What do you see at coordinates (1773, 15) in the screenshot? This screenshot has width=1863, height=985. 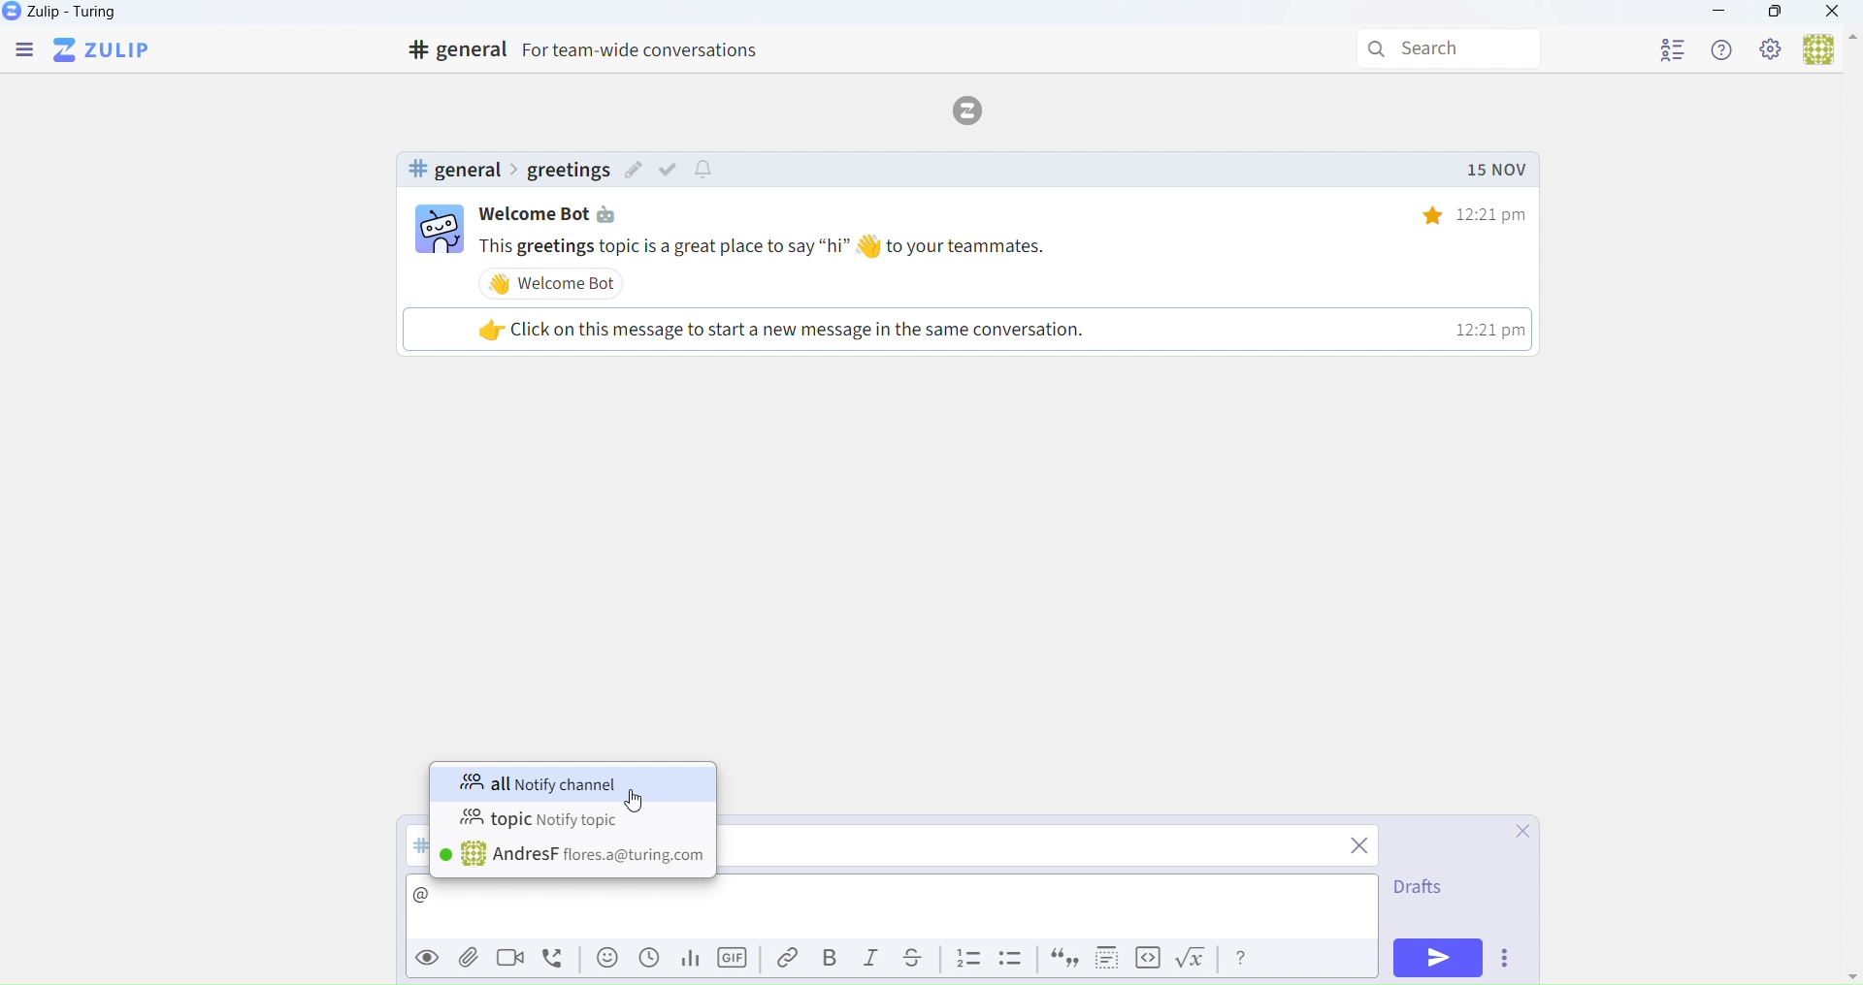 I see `restore down` at bounding box center [1773, 15].